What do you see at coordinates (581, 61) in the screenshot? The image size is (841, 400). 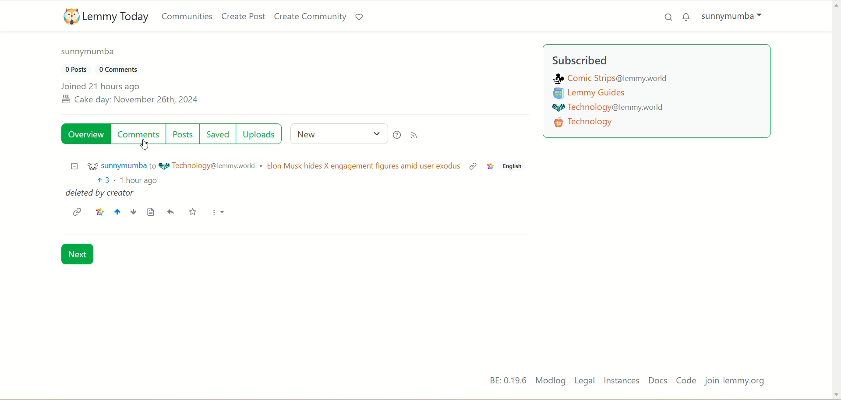 I see `subscribed` at bounding box center [581, 61].